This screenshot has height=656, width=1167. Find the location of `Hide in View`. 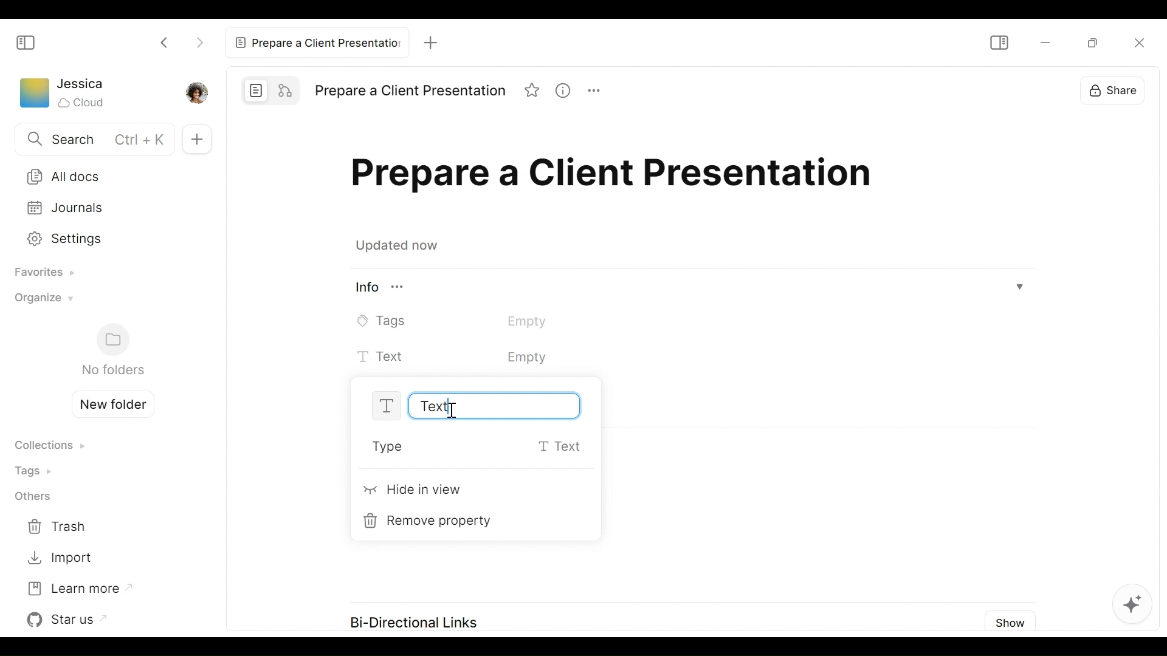

Hide in View is located at coordinates (414, 492).